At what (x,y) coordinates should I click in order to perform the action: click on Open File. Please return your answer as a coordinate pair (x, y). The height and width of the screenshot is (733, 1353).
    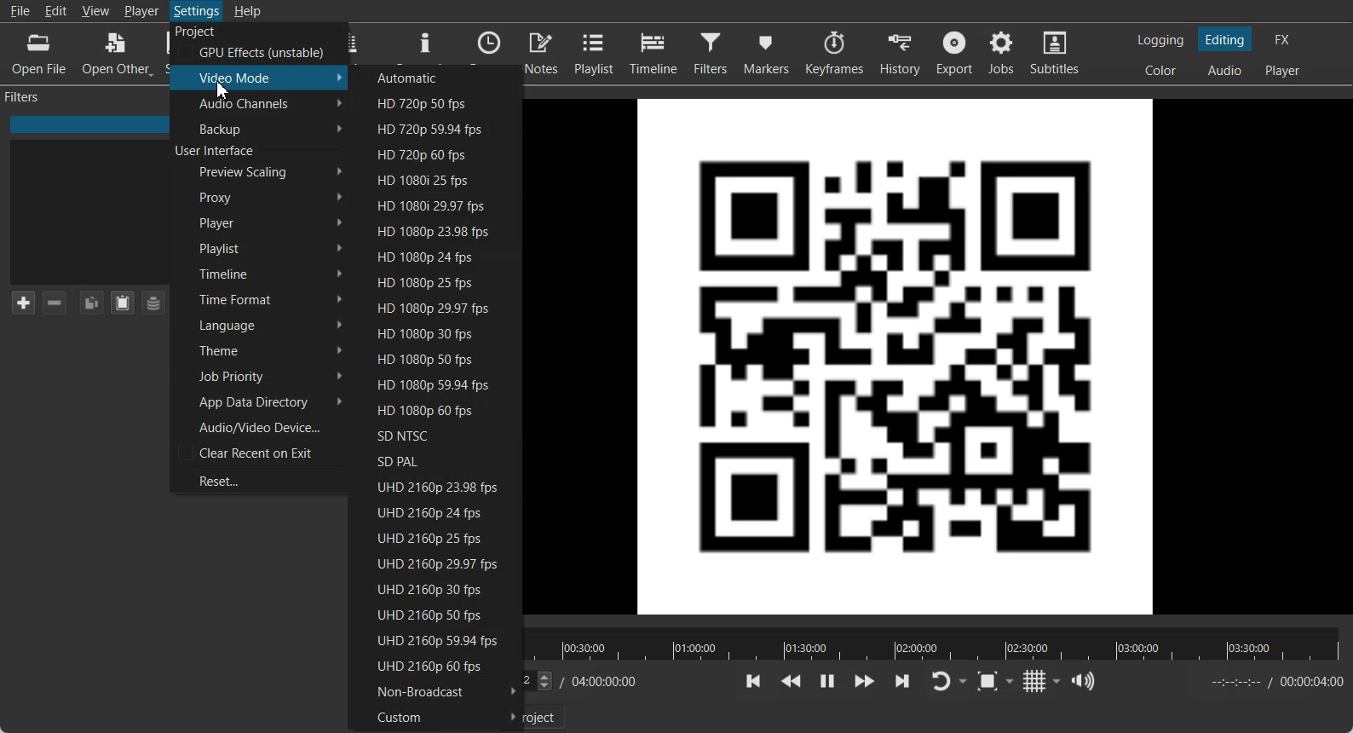
    Looking at the image, I should click on (41, 53).